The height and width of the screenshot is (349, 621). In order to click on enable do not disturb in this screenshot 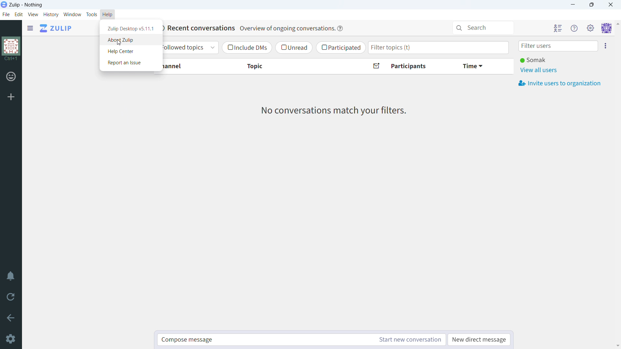, I will do `click(11, 276)`.